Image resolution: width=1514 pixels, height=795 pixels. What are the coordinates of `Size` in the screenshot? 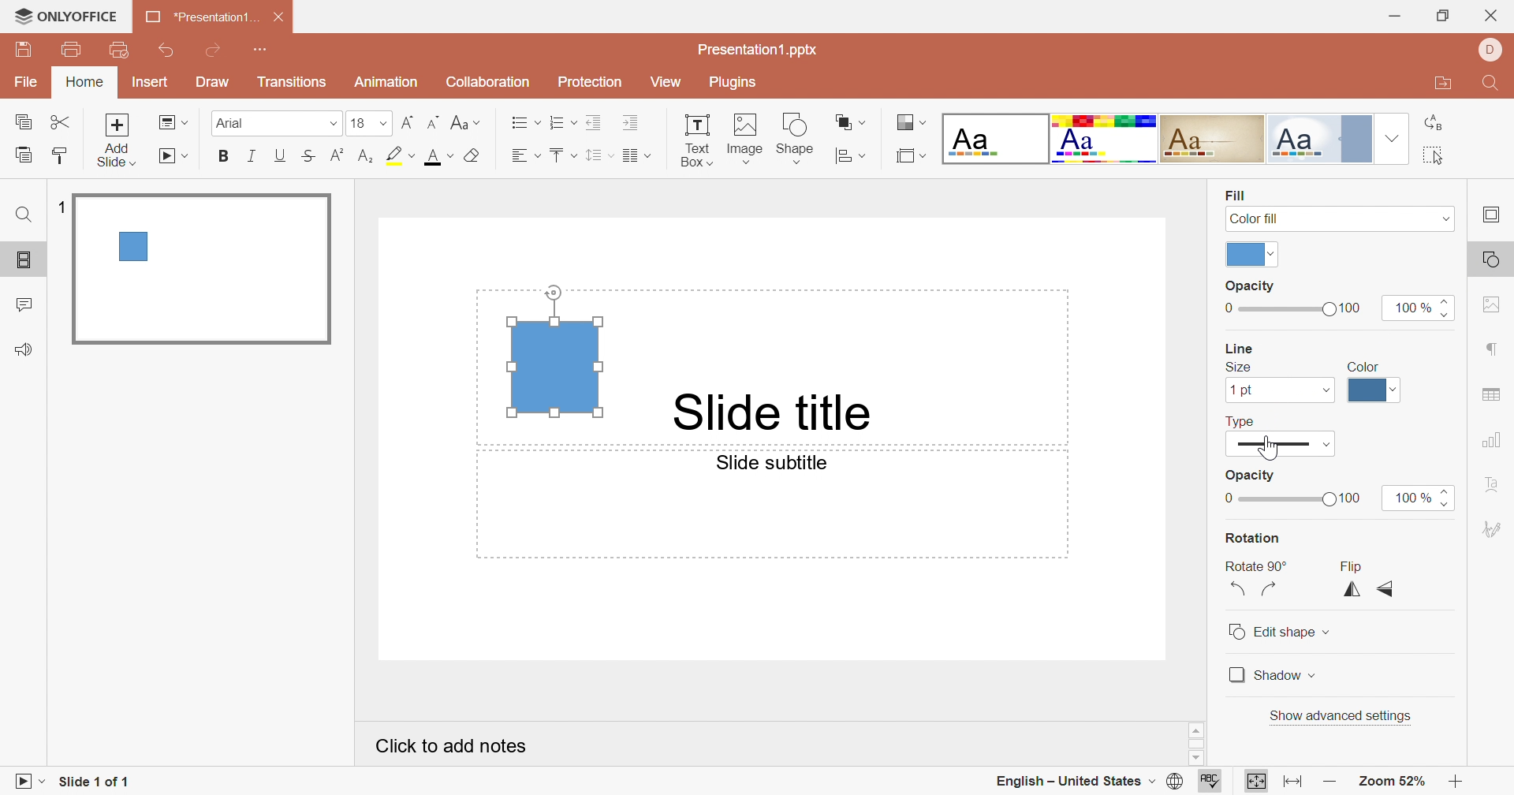 It's located at (1238, 368).